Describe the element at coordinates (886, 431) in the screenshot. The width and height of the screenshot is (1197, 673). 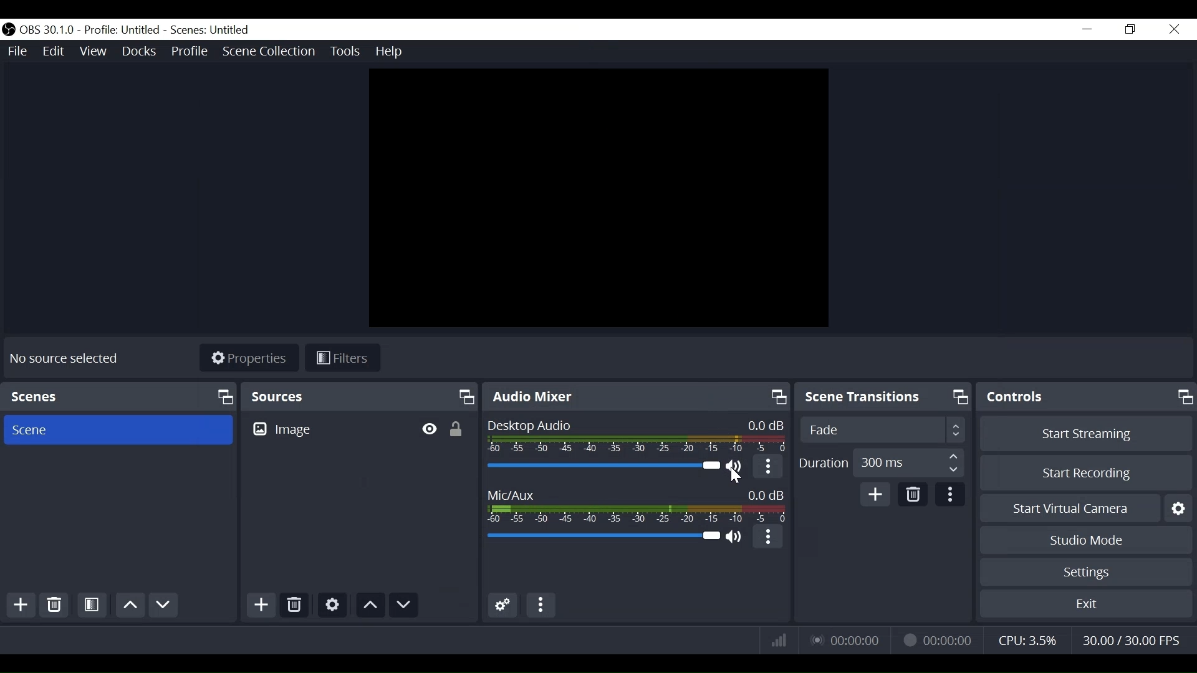
I see `Select Scene Transitions` at that location.